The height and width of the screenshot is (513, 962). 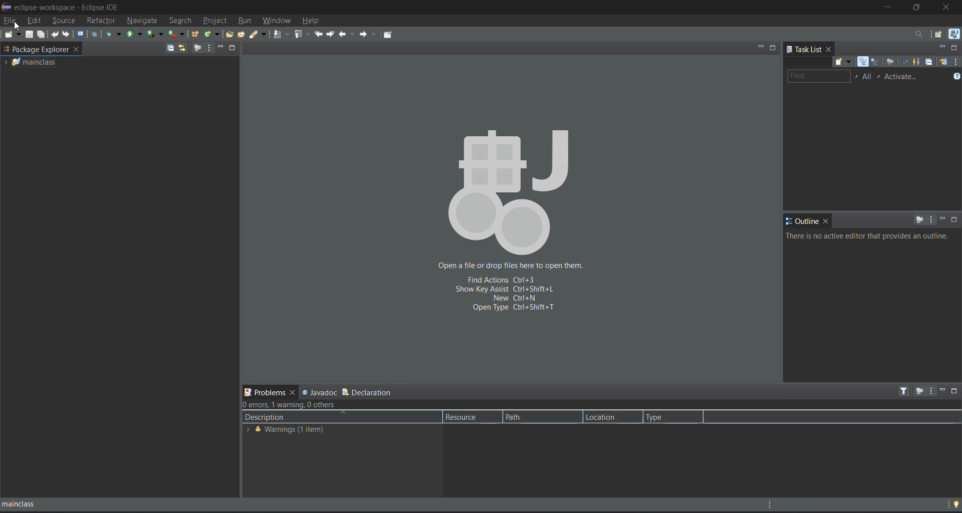 What do you see at coordinates (875, 62) in the screenshot?
I see `scheduled` at bounding box center [875, 62].